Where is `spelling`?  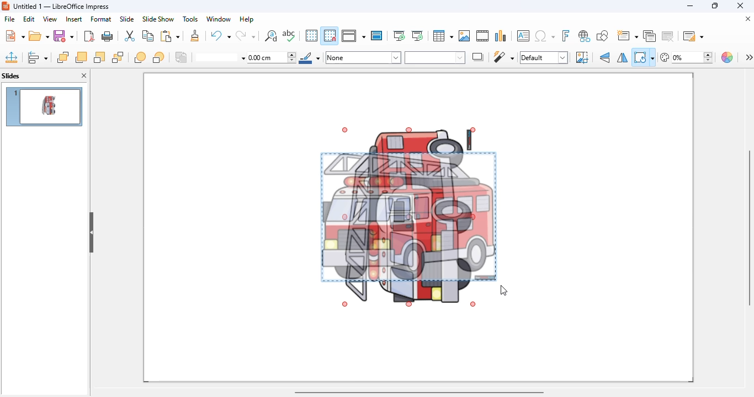 spelling is located at coordinates (289, 36).